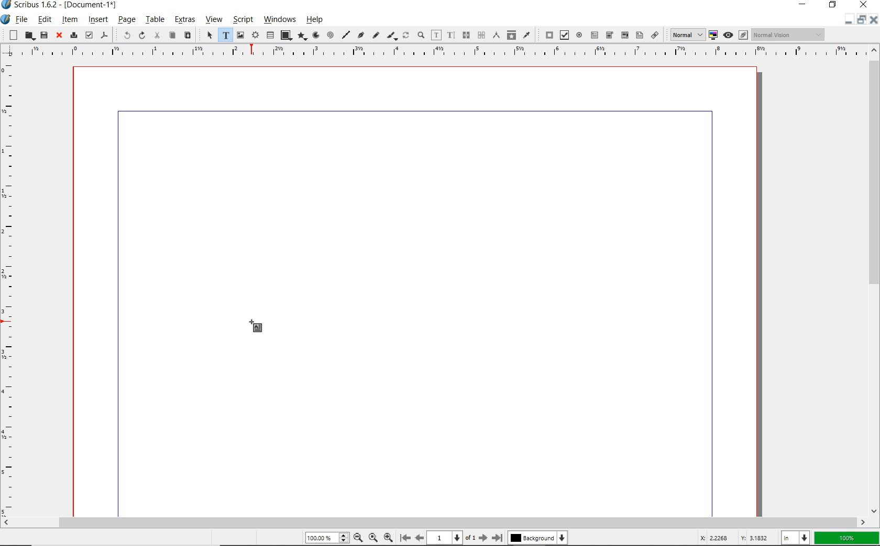 The width and height of the screenshot is (880, 546). Describe the element at coordinates (172, 36) in the screenshot. I see `copy` at that location.